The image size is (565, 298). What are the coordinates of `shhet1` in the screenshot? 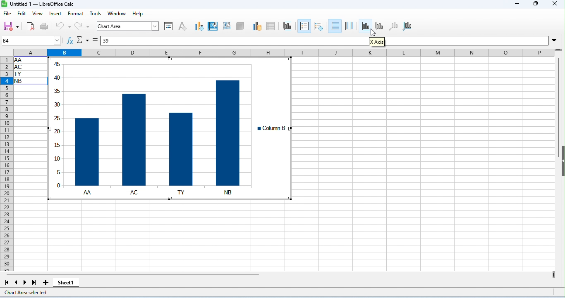 It's located at (66, 284).